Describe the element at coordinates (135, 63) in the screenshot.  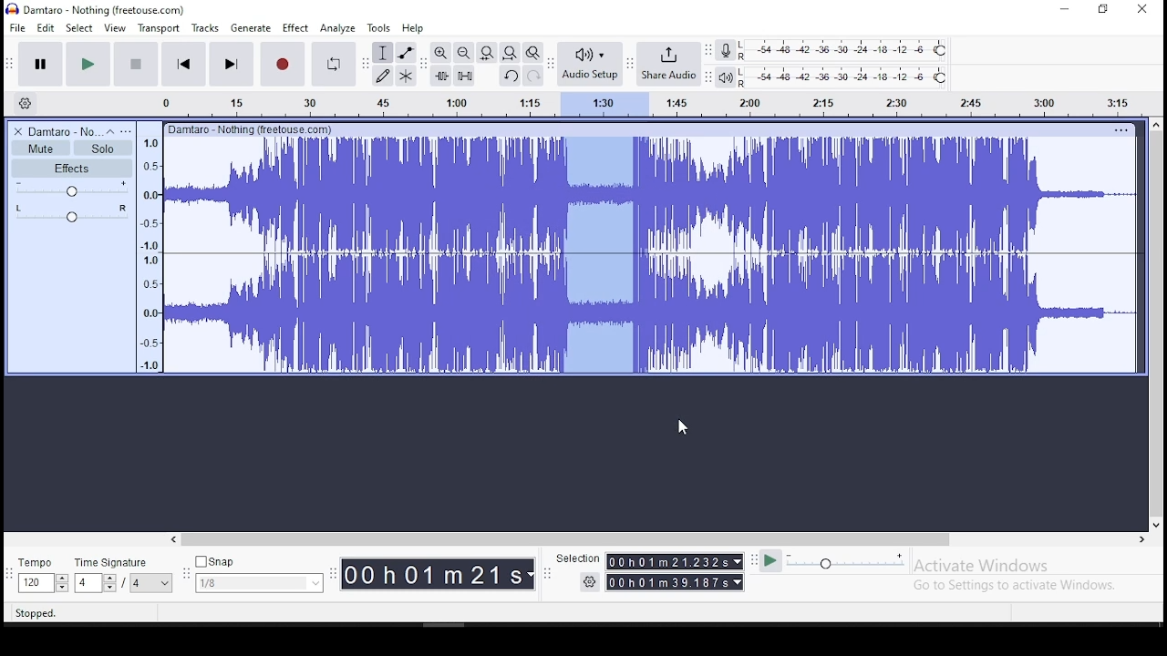
I see `stop` at that location.